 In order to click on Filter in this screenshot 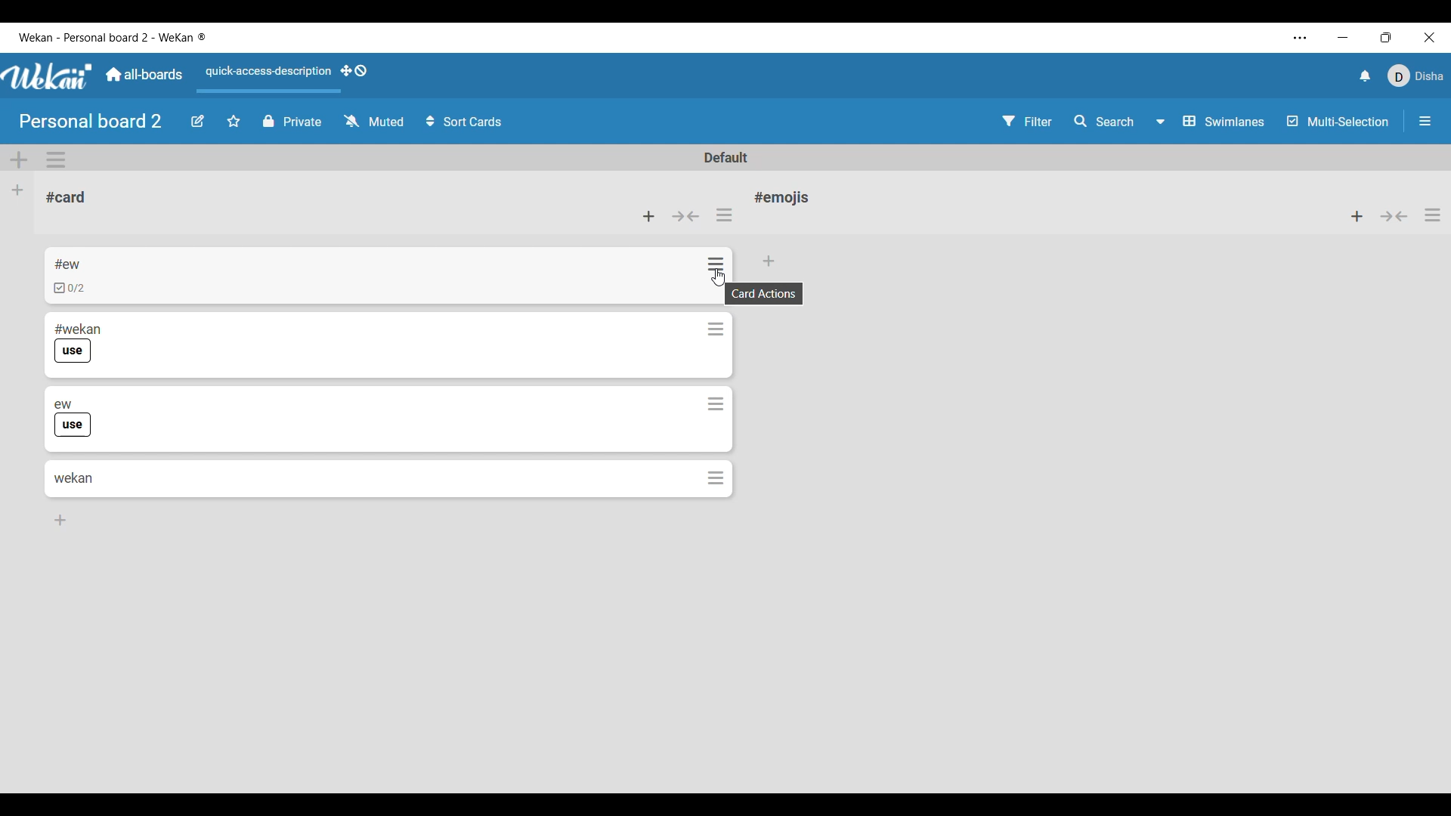, I will do `click(1028, 121)`.